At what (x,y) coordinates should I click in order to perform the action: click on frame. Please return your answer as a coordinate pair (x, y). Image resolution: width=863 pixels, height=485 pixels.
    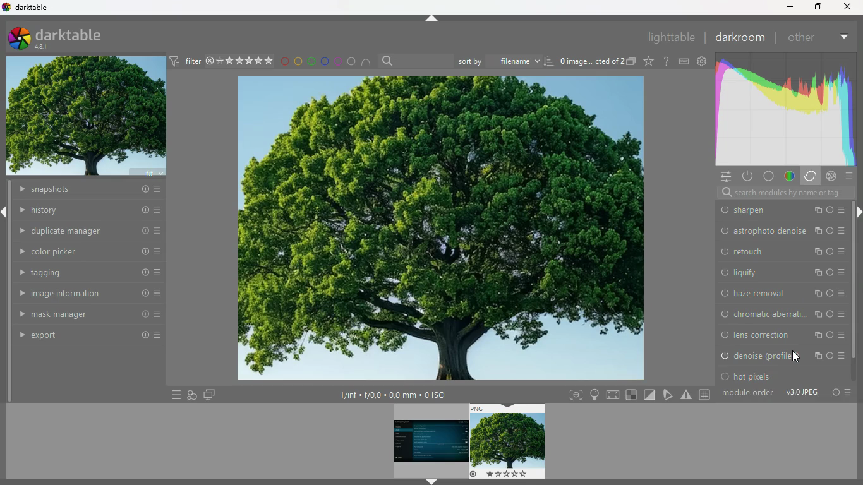
    Looking at the image, I should click on (576, 395).